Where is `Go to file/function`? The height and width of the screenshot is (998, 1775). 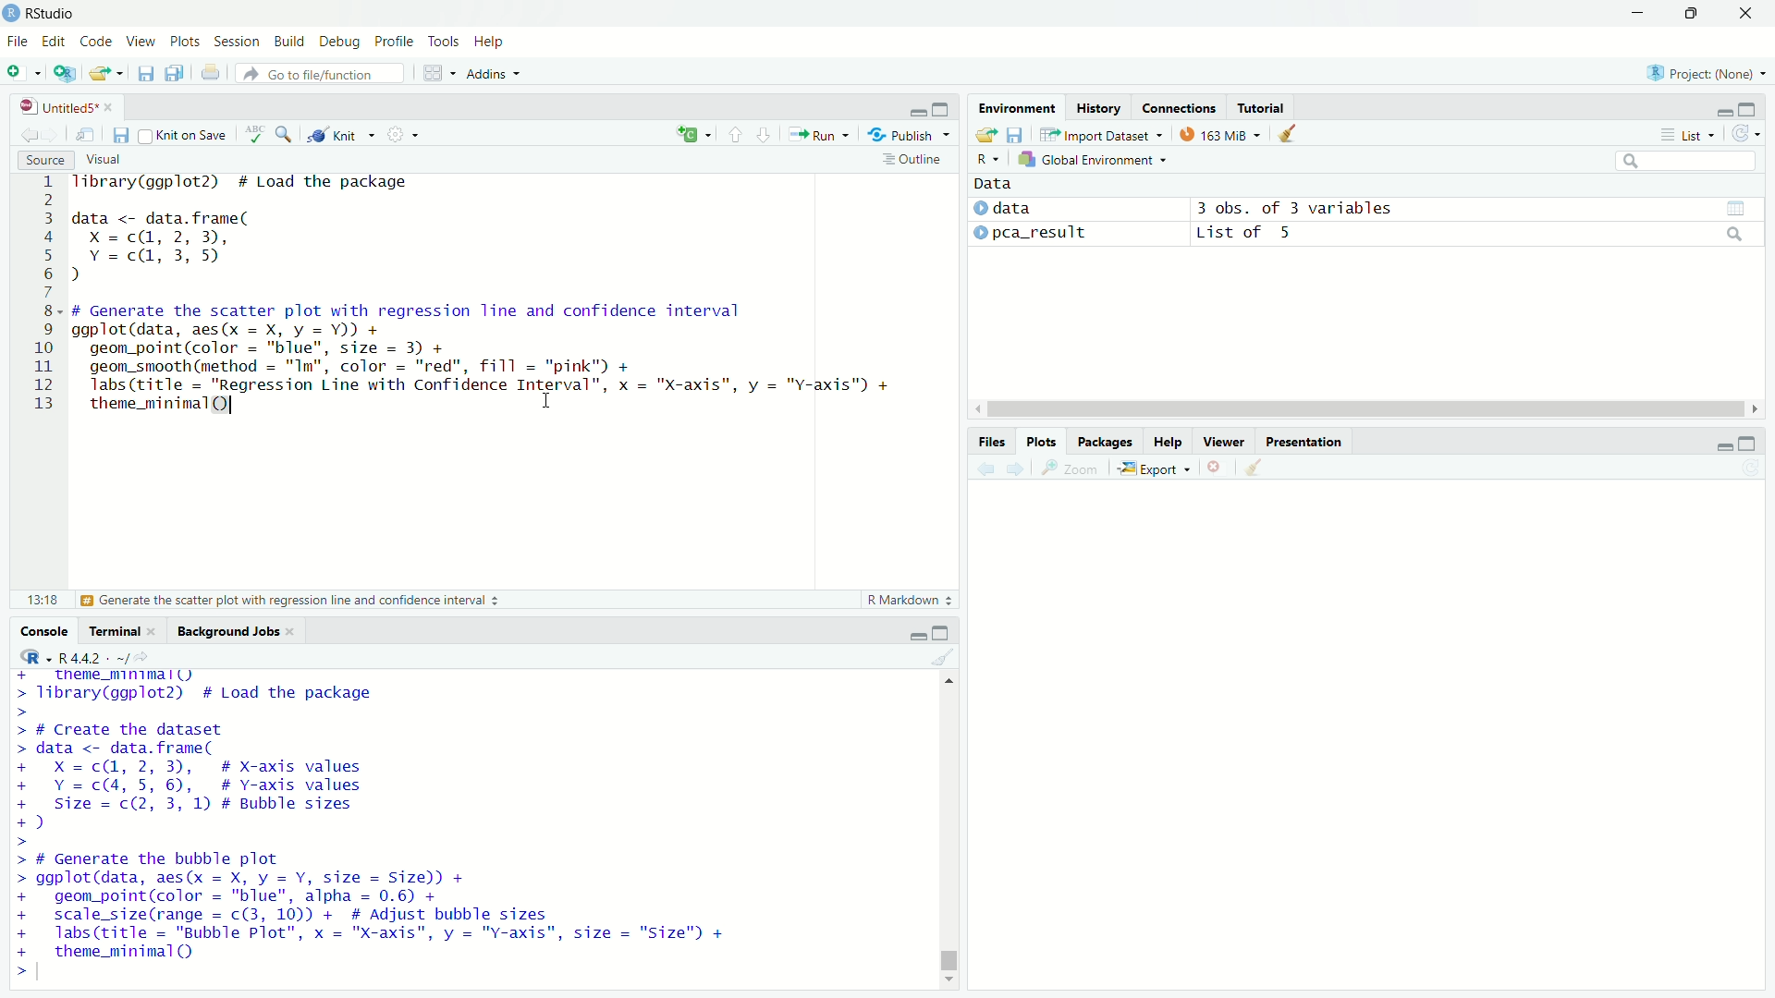
Go to file/function is located at coordinates (320, 74).